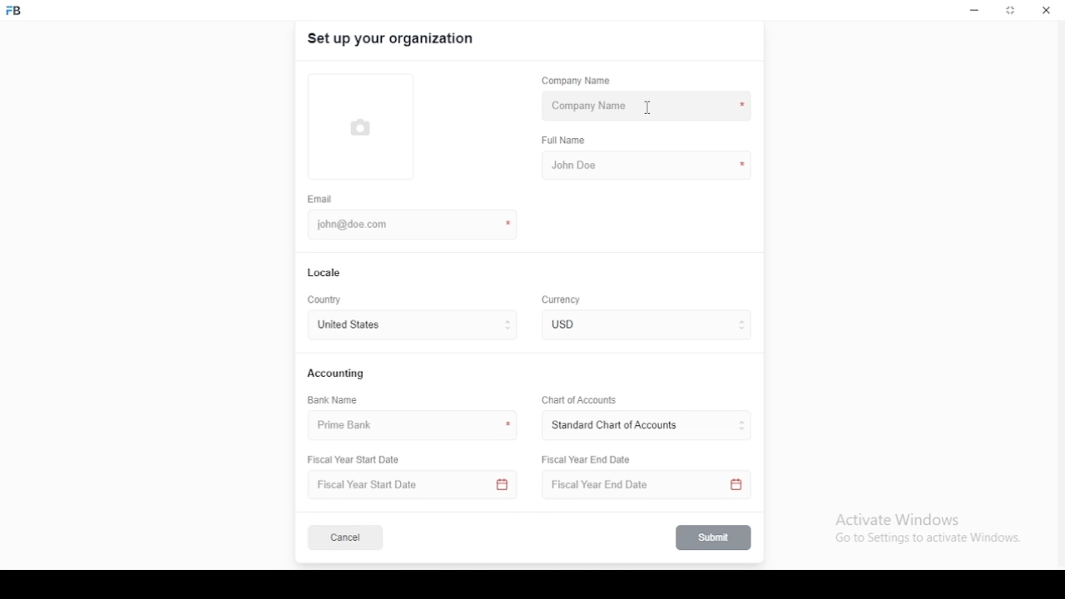  What do you see at coordinates (345, 538) in the screenshot?
I see `cancel` at bounding box center [345, 538].